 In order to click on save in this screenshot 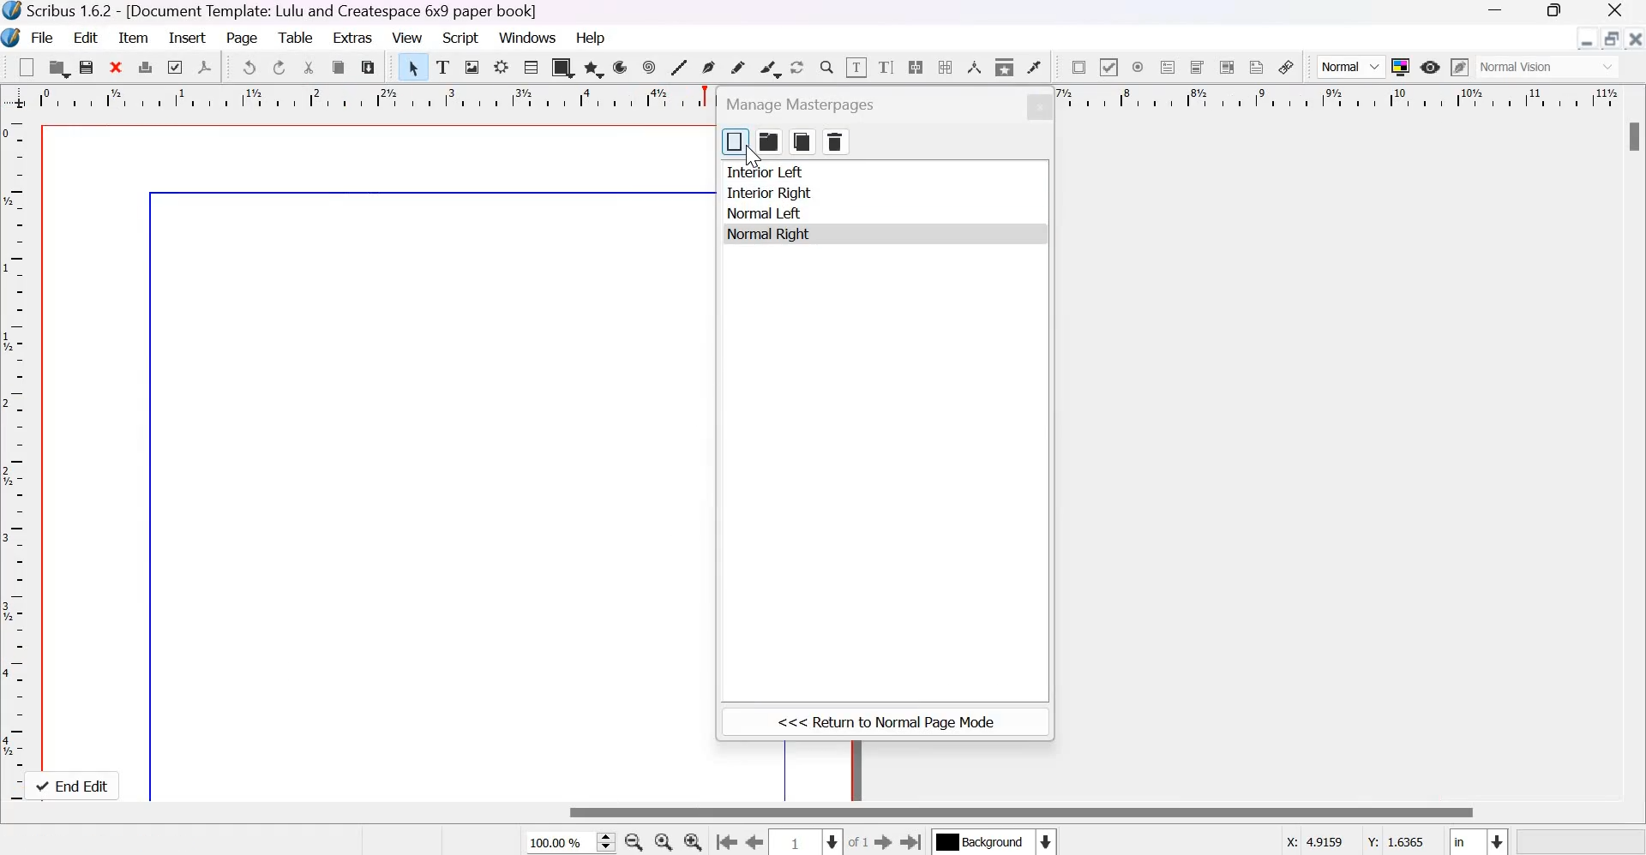, I will do `click(87, 67)`.